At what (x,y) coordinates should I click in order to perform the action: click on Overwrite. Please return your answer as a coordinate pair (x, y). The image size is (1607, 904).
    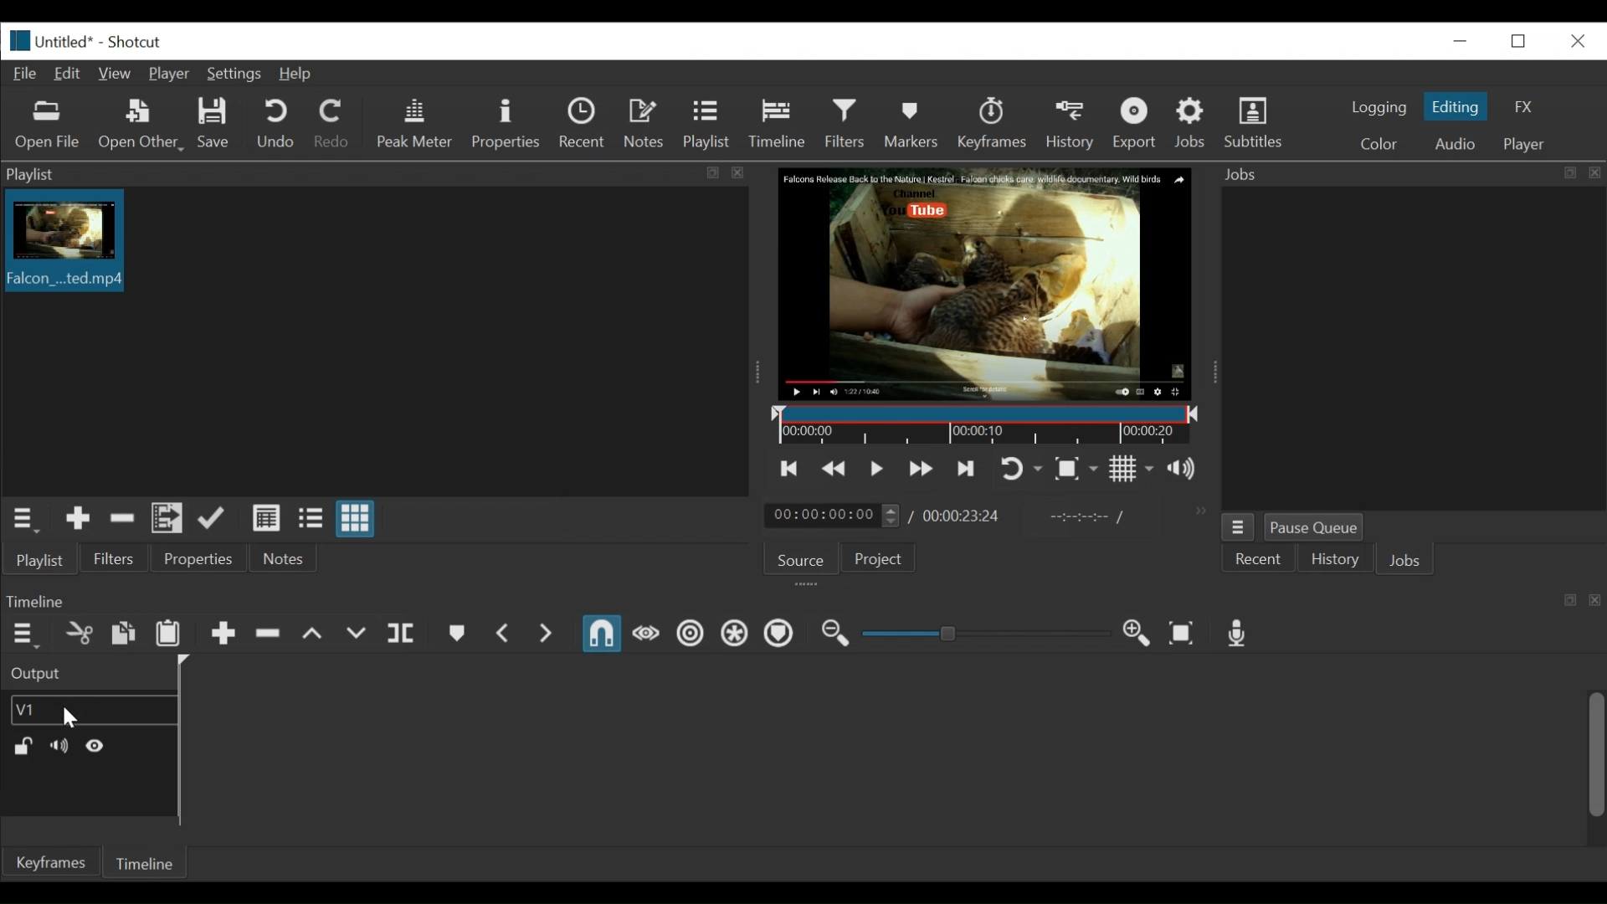
    Looking at the image, I should click on (357, 633).